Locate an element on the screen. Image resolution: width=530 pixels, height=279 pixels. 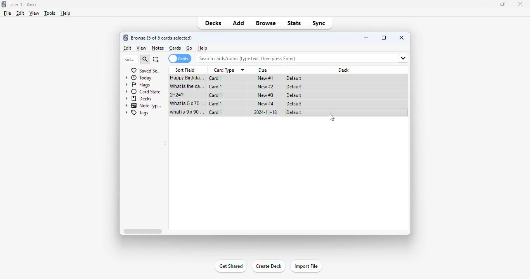
search is located at coordinates (145, 60).